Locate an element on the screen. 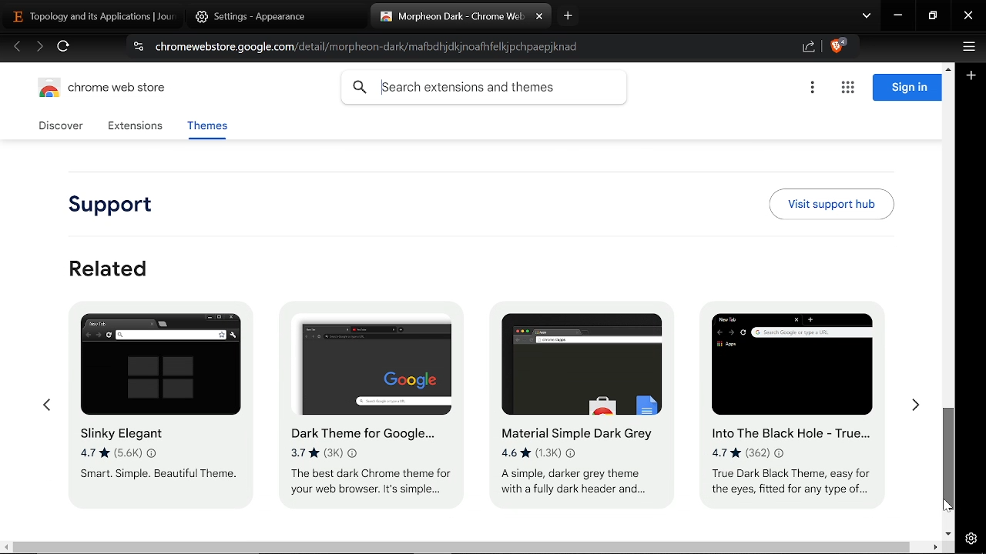 The width and height of the screenshot is (986, 554). Go right is located at coordinates (915, 409).